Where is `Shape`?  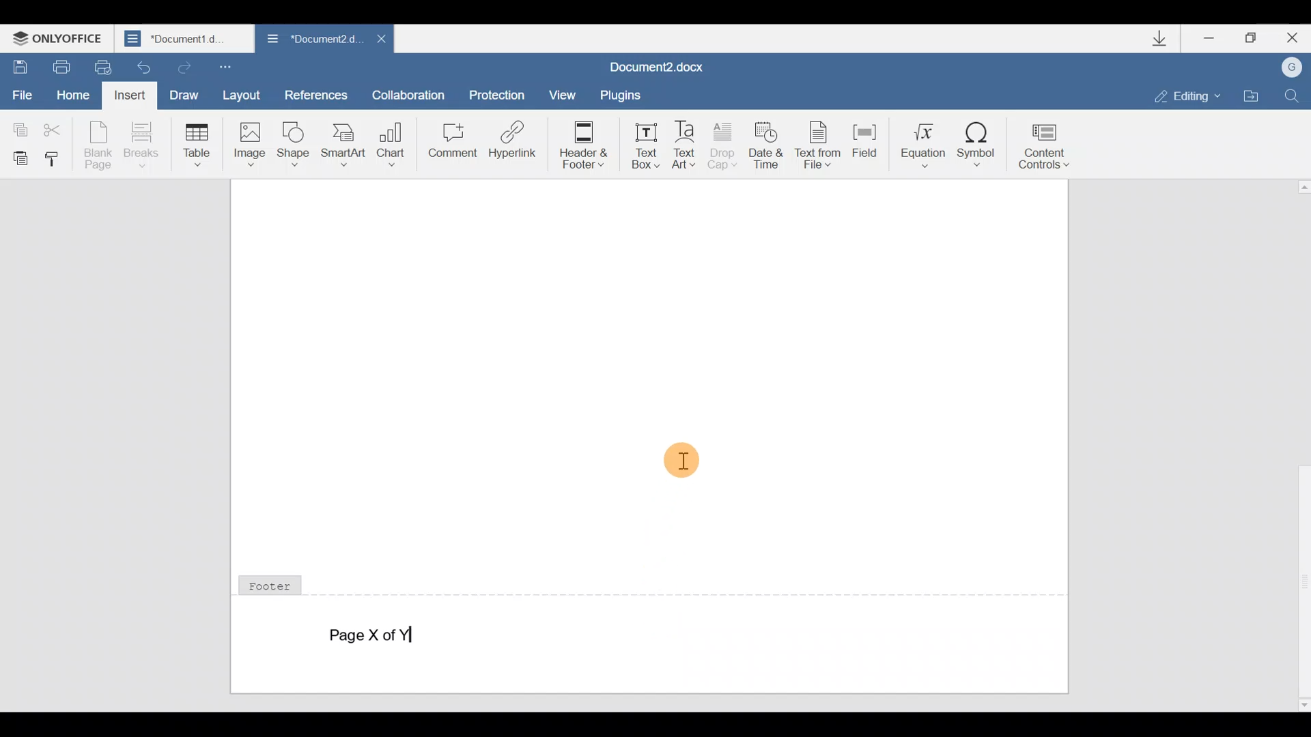
Shape is located at coordinates (295, 143).